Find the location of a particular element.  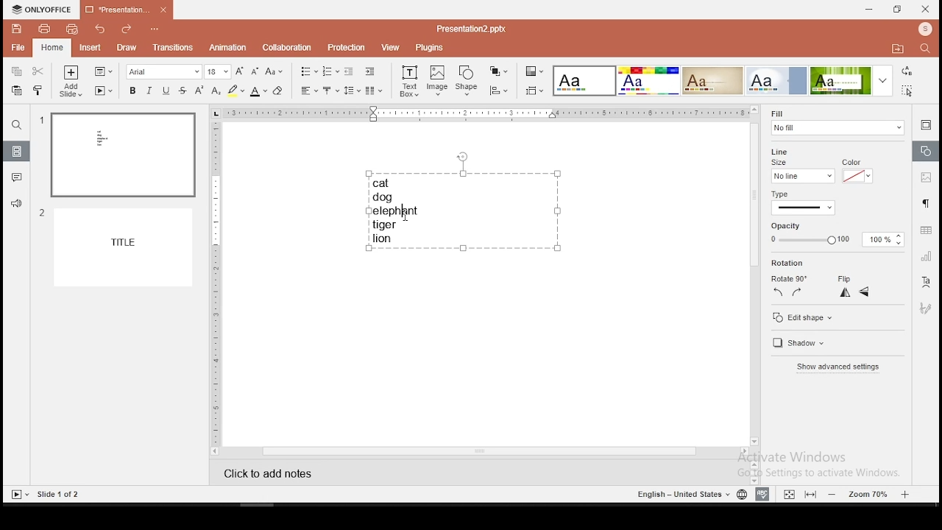

slide 1 is located at coordinates (119, 155).